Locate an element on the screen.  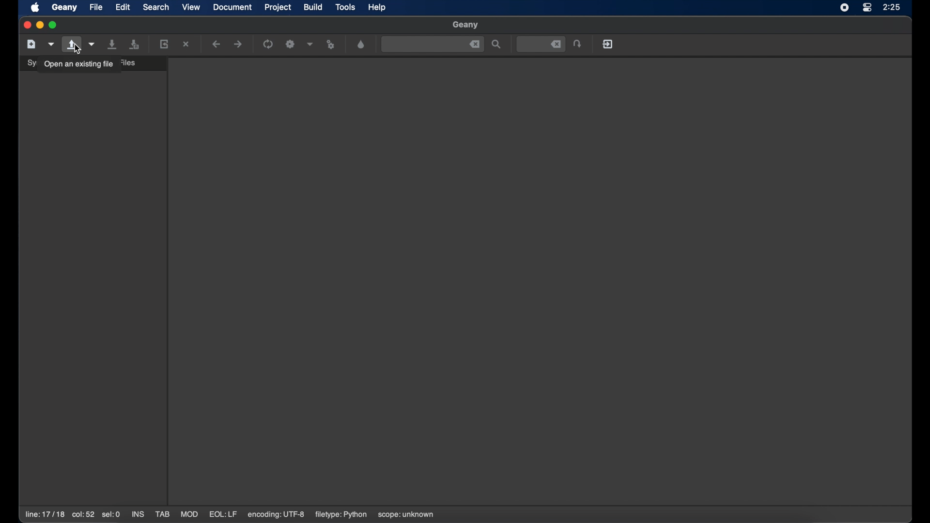
tab is located at coordinates (163, 514).